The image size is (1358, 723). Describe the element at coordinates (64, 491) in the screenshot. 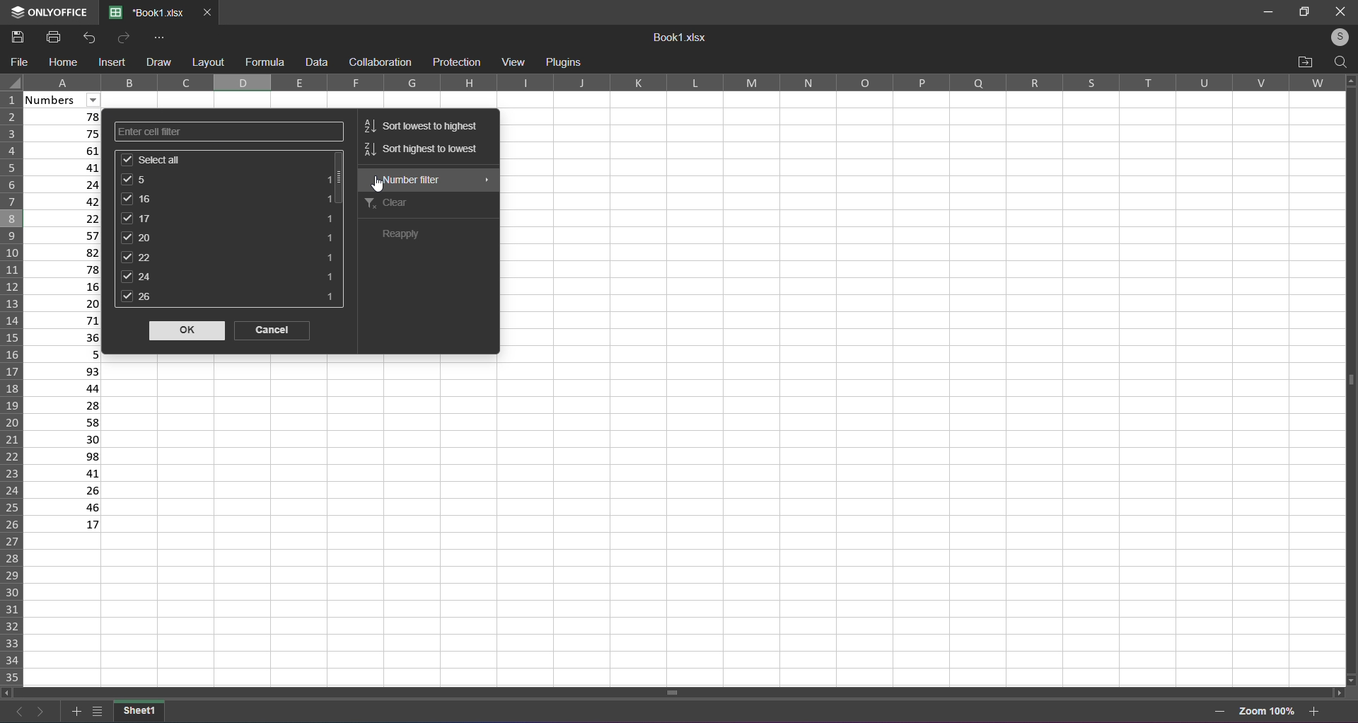

I see `26` at that location.